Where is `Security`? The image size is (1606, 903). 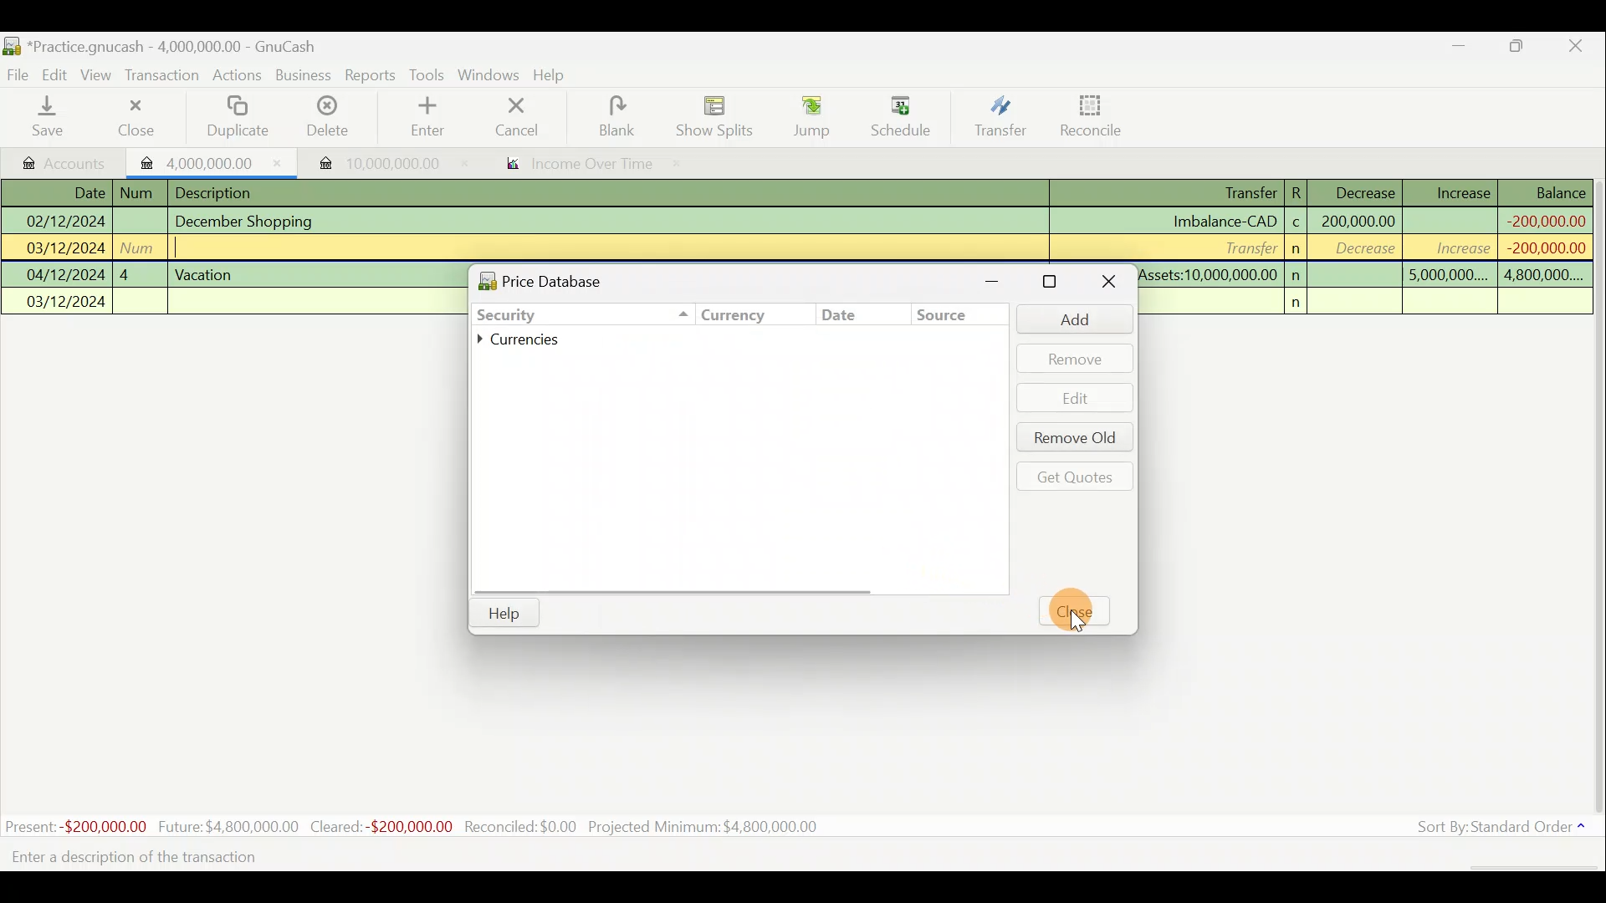 Security is located at coordinates (540, 313).